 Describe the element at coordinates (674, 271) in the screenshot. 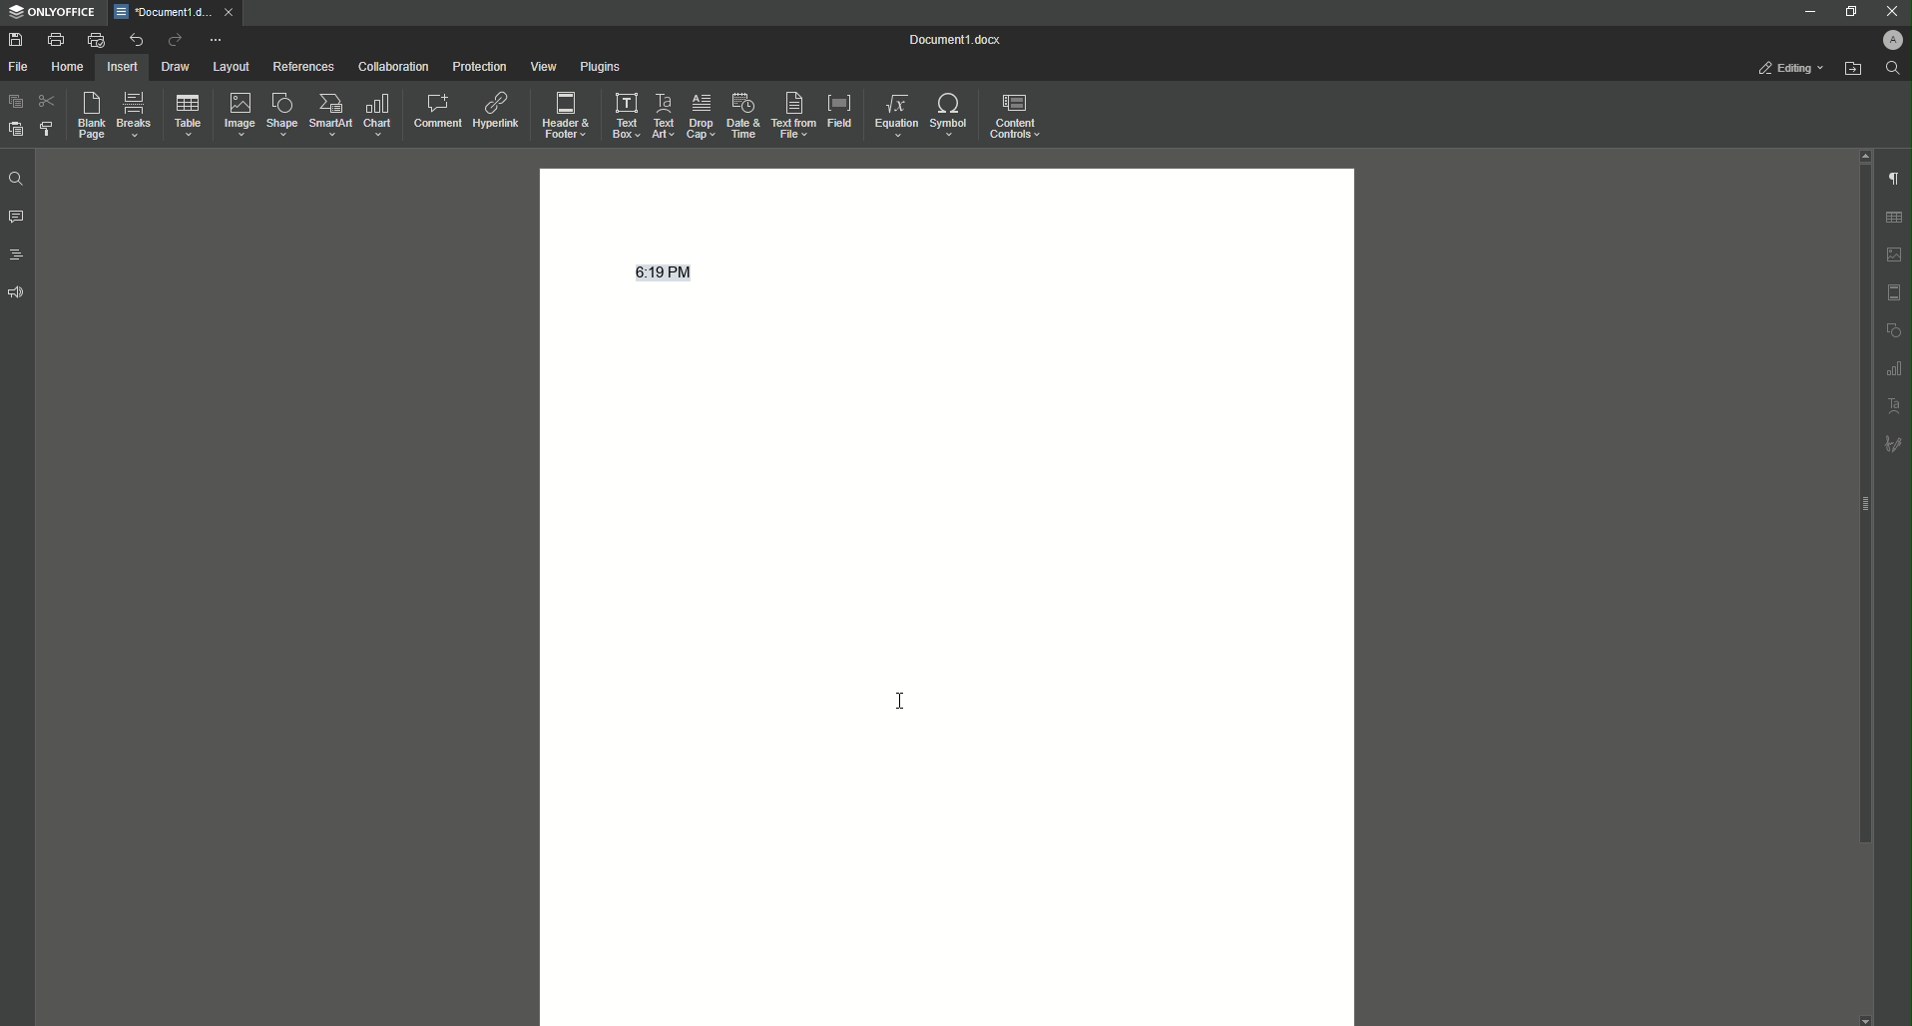

I see `6:19 PM` at that location.